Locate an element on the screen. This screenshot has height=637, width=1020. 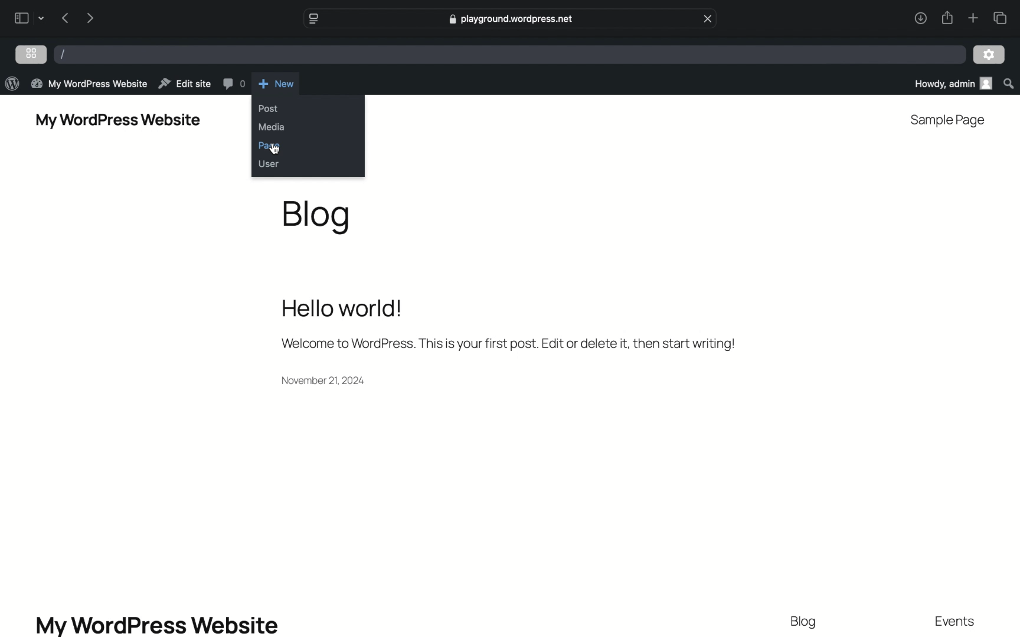
web address is located at coordinates (511, 19).